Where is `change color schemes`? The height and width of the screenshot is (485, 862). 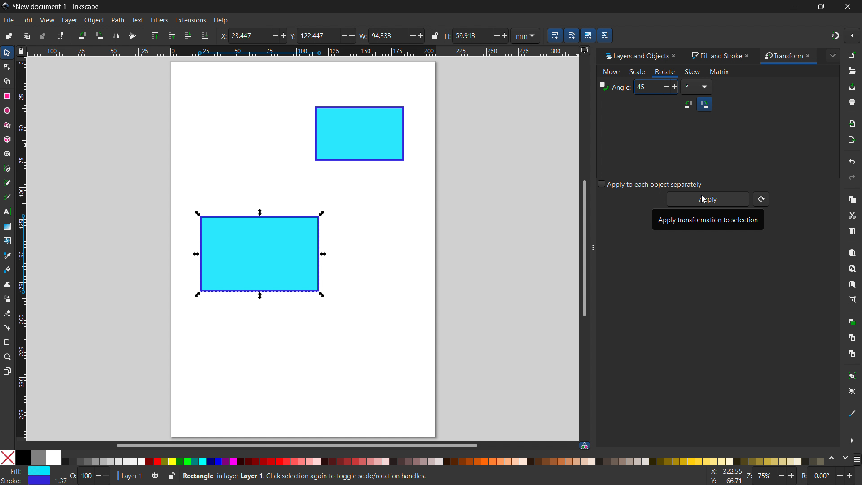
change color schemes is located at coordinates (838, 459).